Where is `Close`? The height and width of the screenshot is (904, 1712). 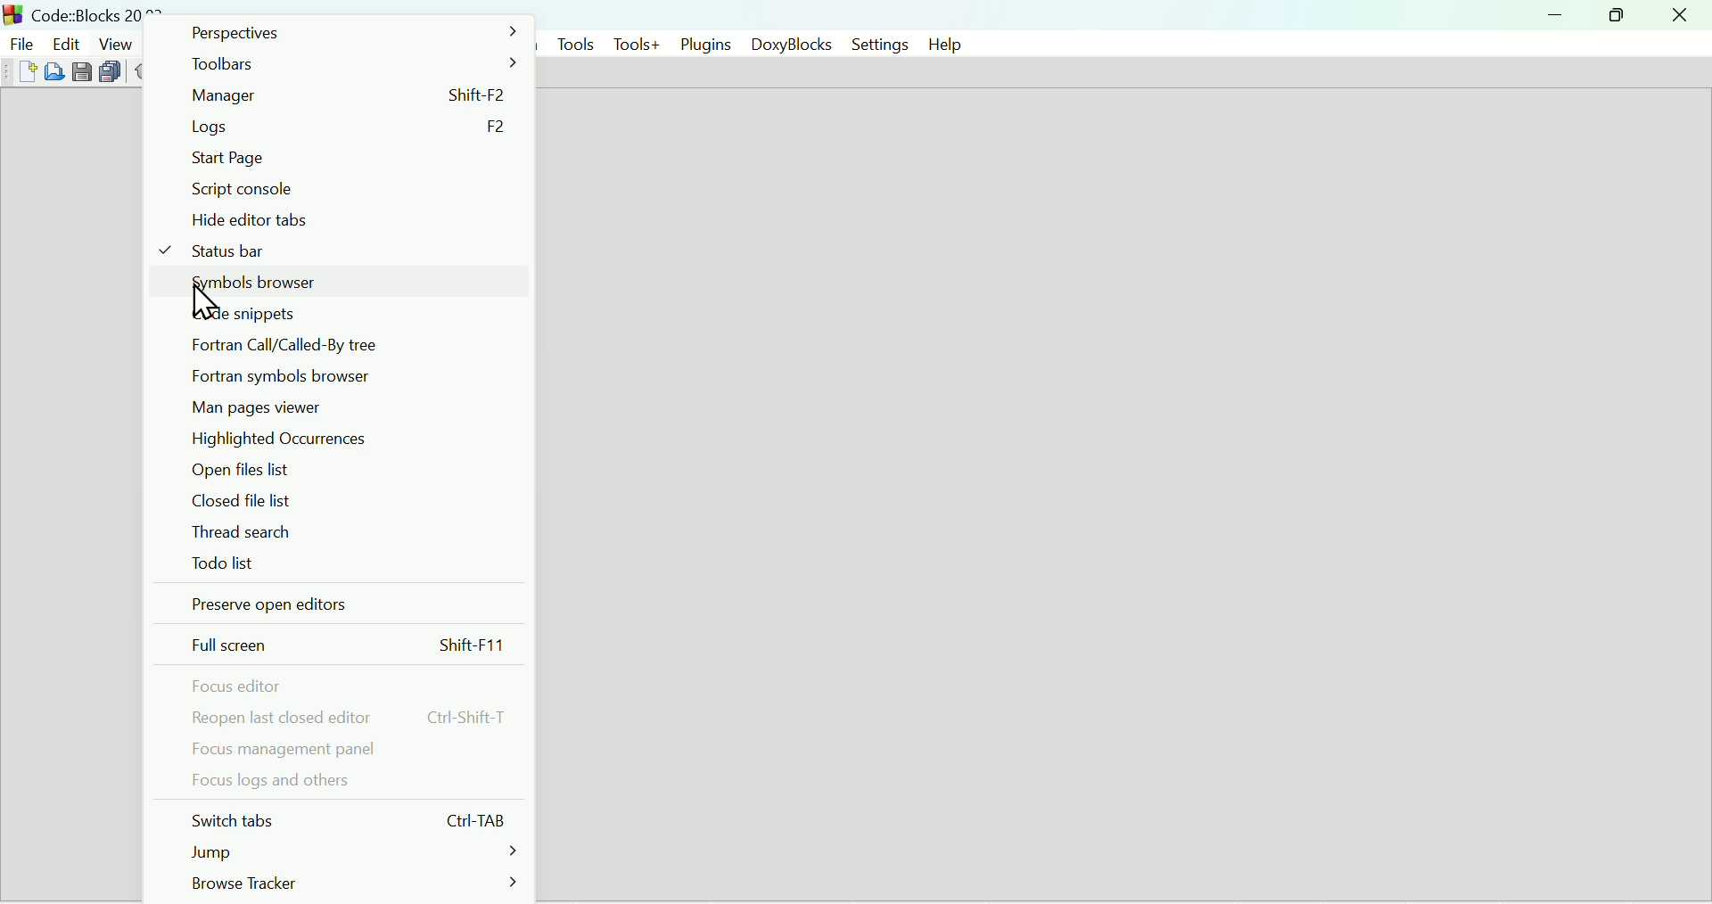 Close is located at coordinates (1679, 15).